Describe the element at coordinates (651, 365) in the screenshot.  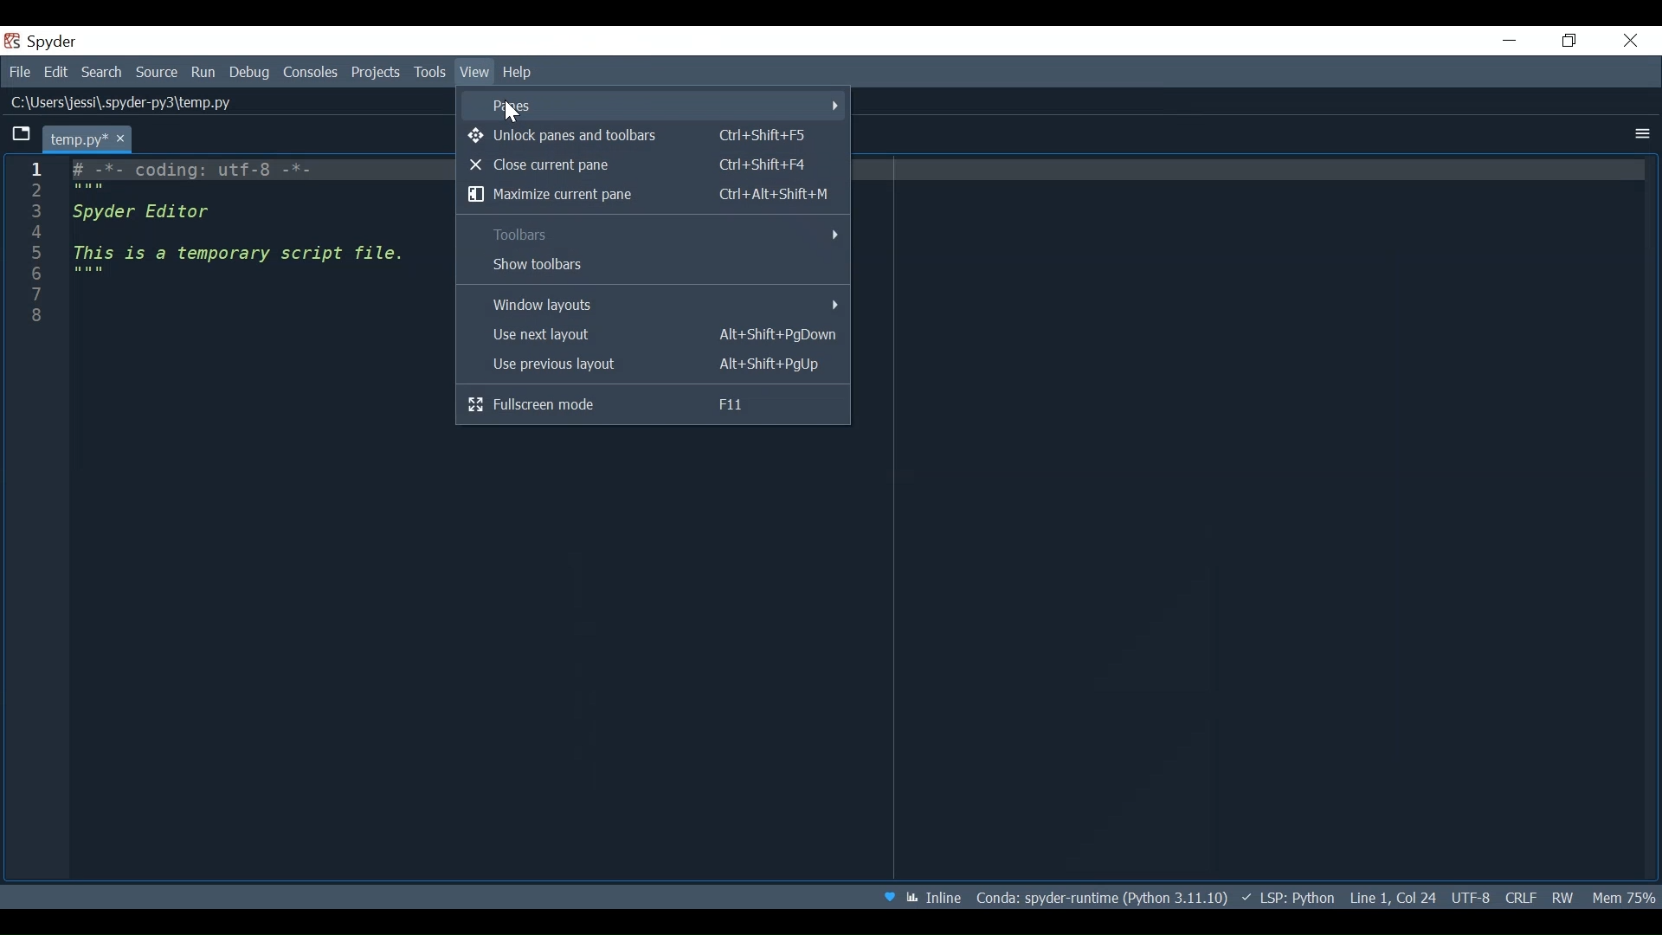
I see `Use previous layout` at that location.